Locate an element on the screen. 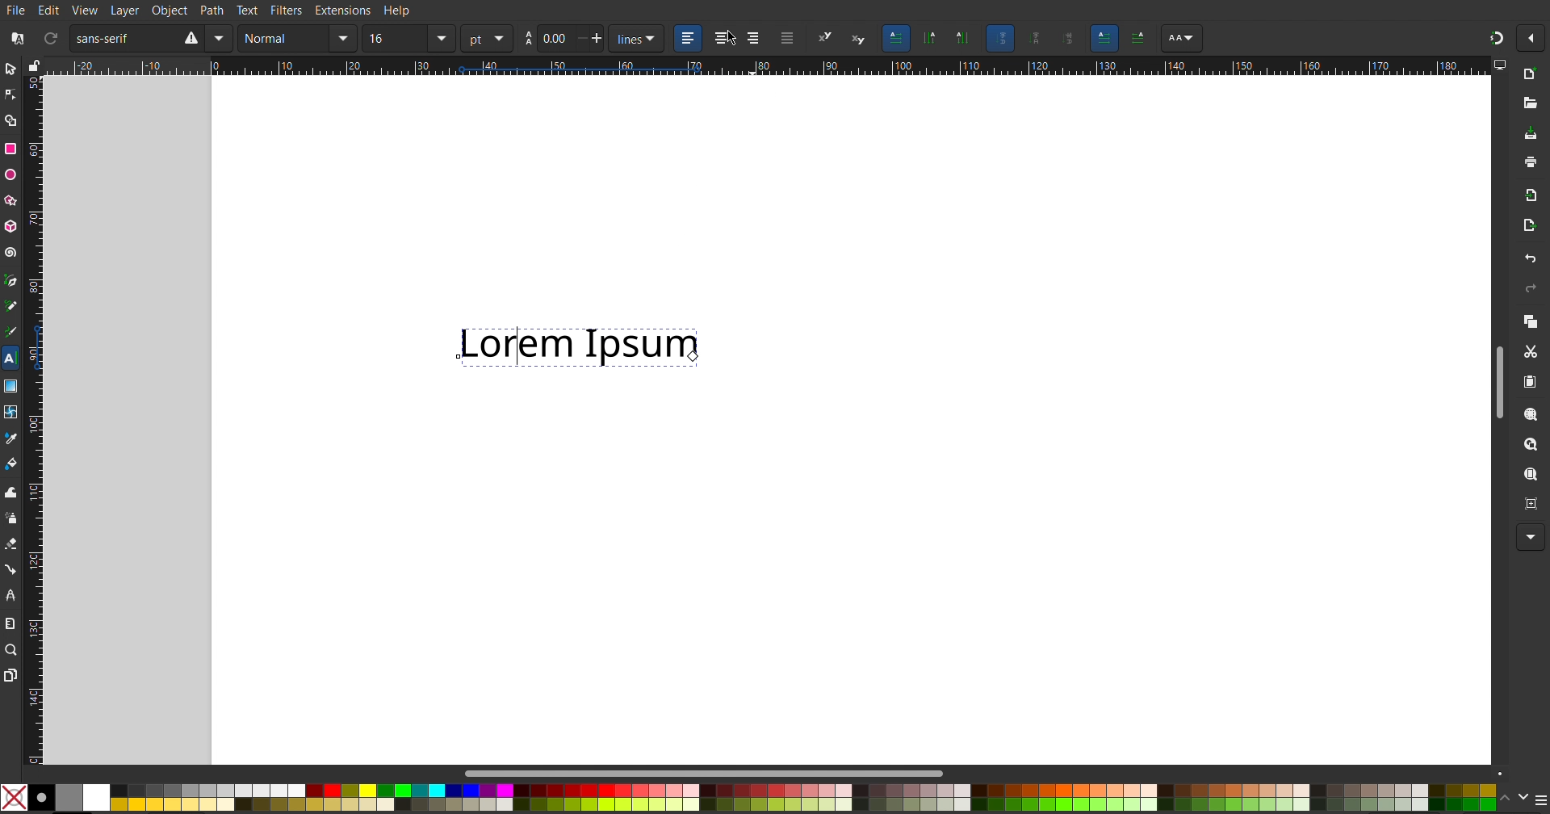 The image size is (1550, 814). Paste is located at coordinates (1529, 382).